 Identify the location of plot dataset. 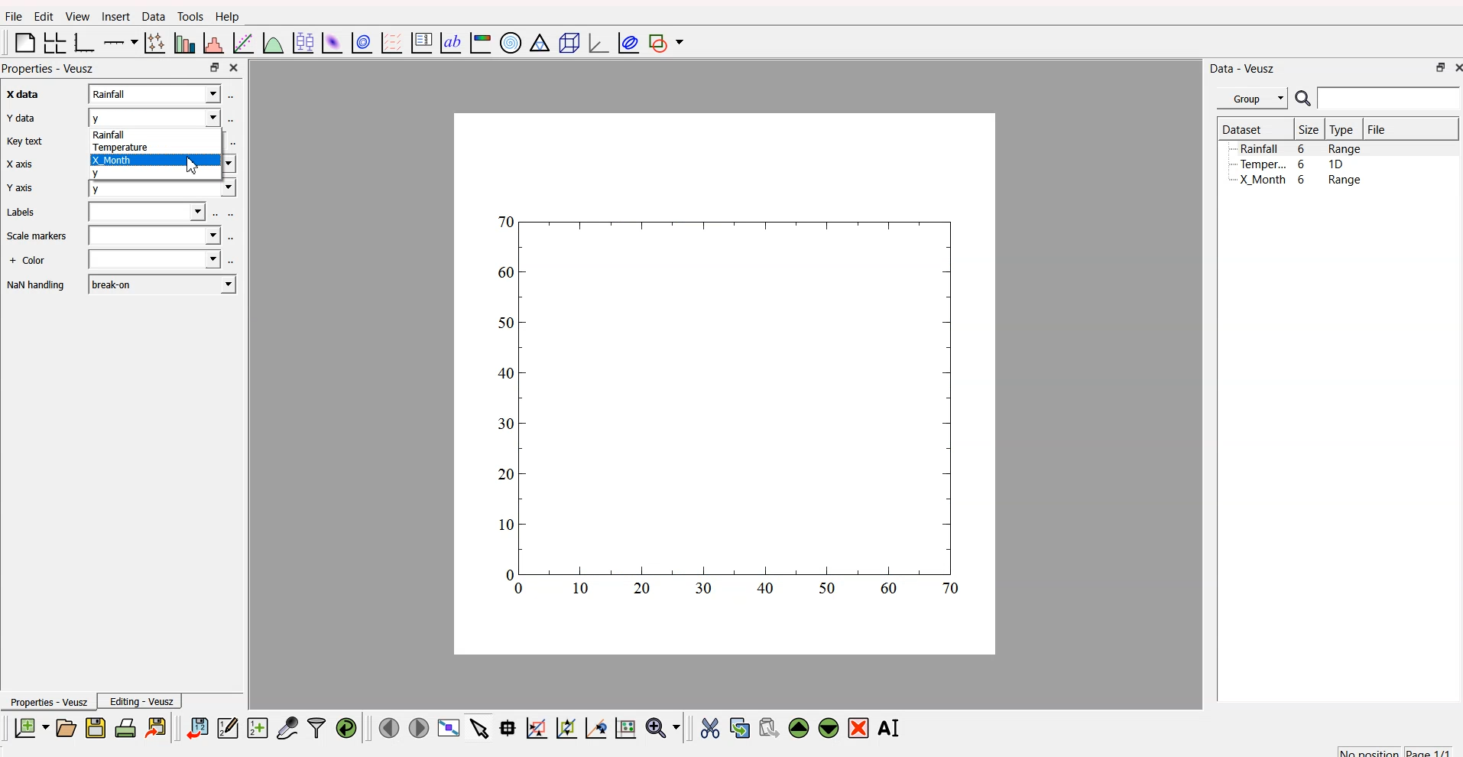
(330, 42).